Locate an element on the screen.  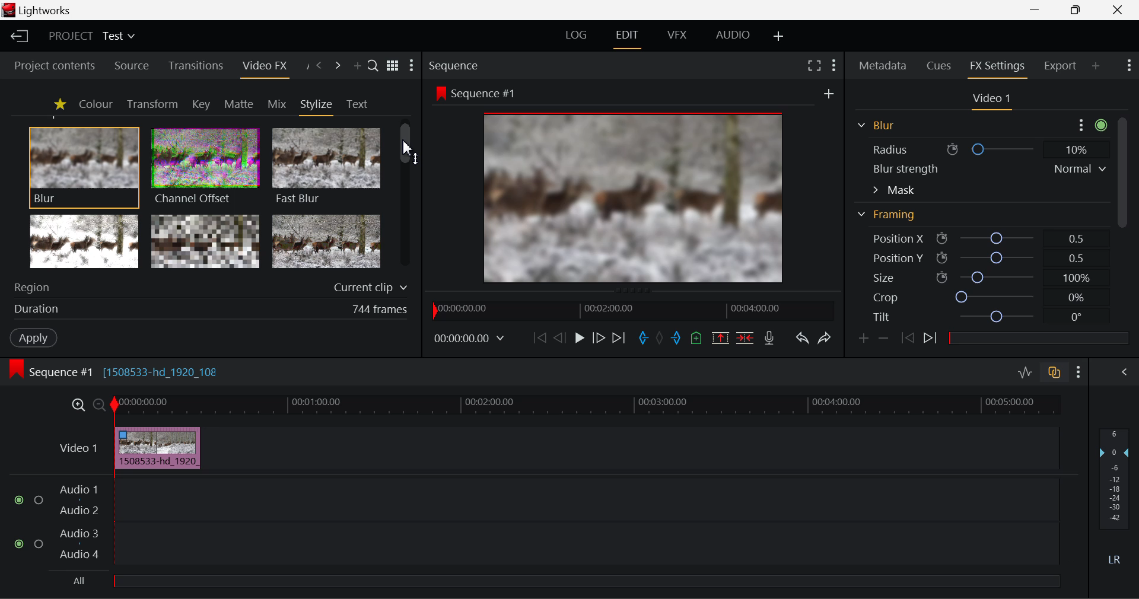
Undo is located at coordinates (801, 336).